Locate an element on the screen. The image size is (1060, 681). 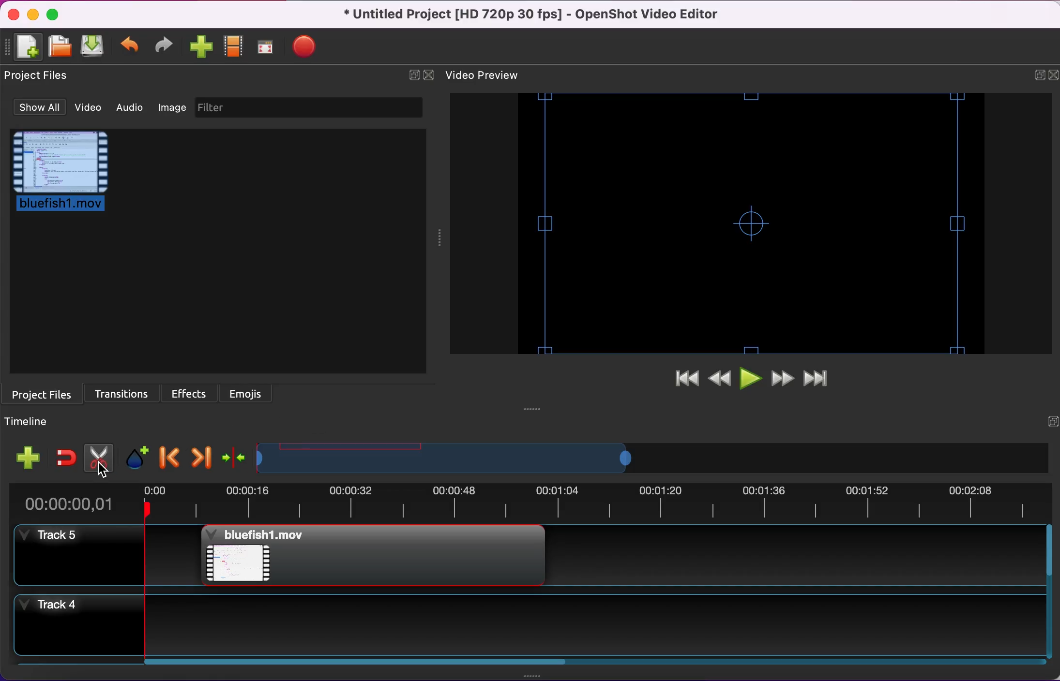
video preview is located at coordinates (488, 76).